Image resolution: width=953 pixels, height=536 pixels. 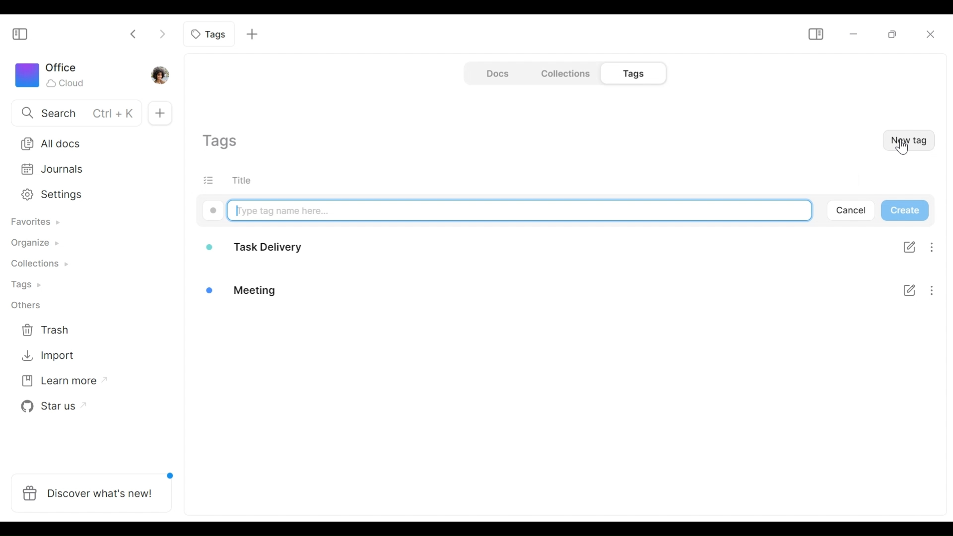 What do you see at coordinates (260, 287) in the screenshot?
I see `Meeting` at bounding box center [260, 287].